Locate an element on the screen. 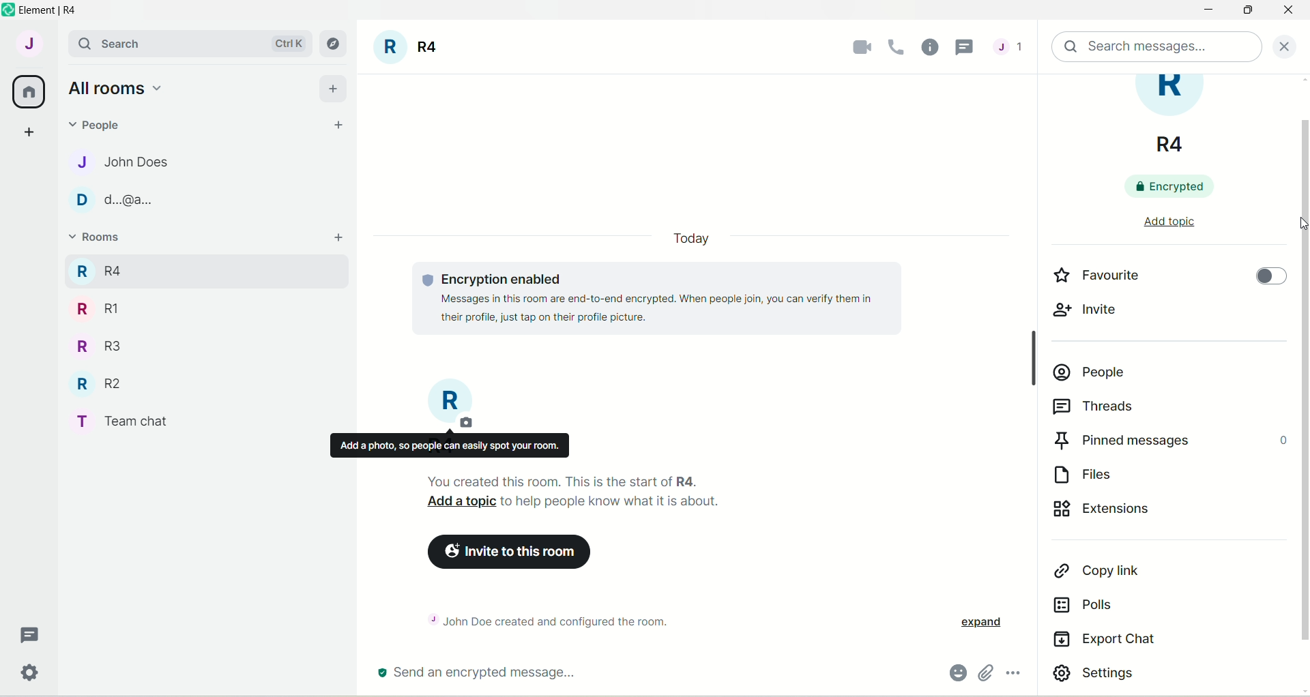 This screenshot has height=697, width=1310. threads is located at coordinates (1100, 407).